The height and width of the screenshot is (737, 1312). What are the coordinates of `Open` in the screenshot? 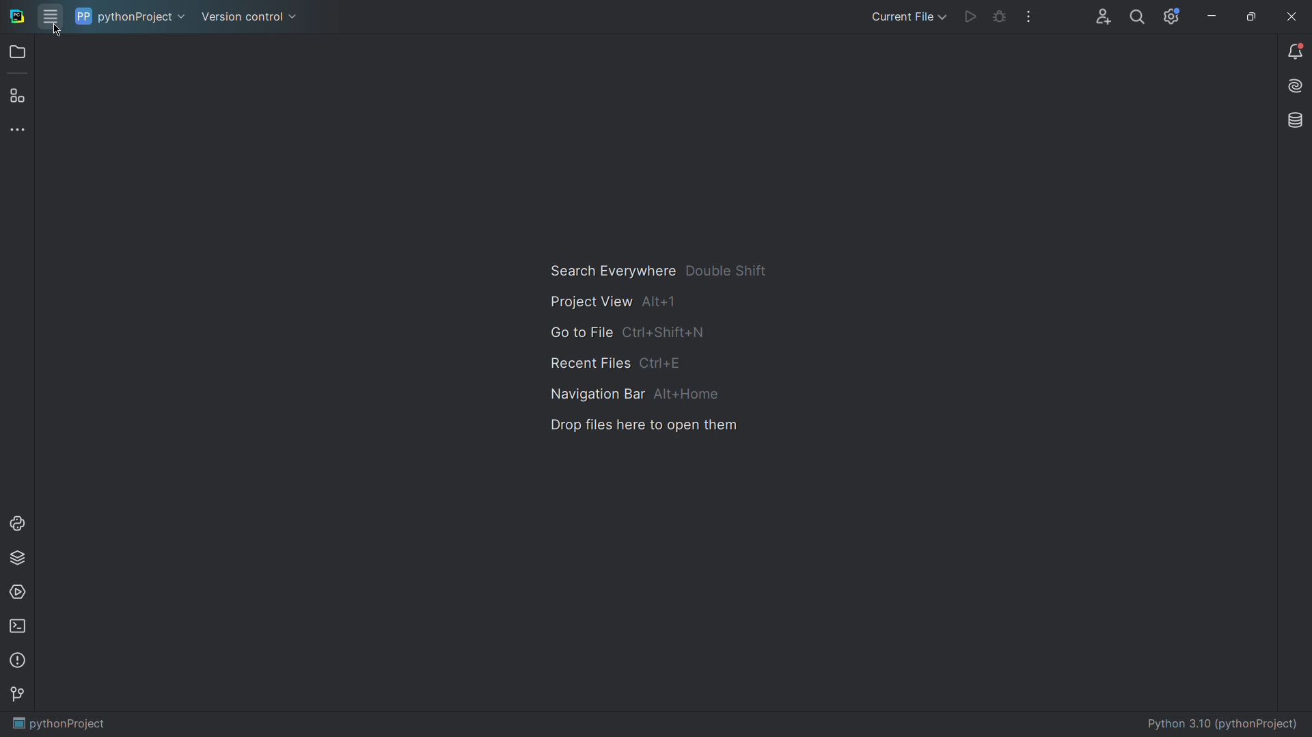 It's located at (17, 54).